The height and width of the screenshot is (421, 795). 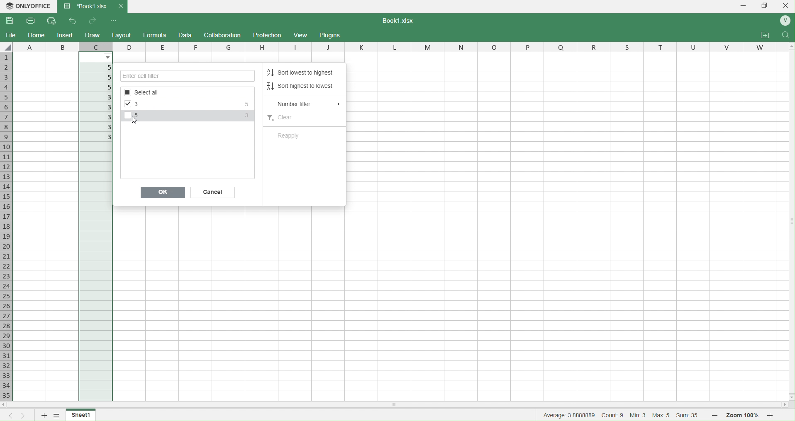 I want to click on previous sheet, so click(x=12, y=416).